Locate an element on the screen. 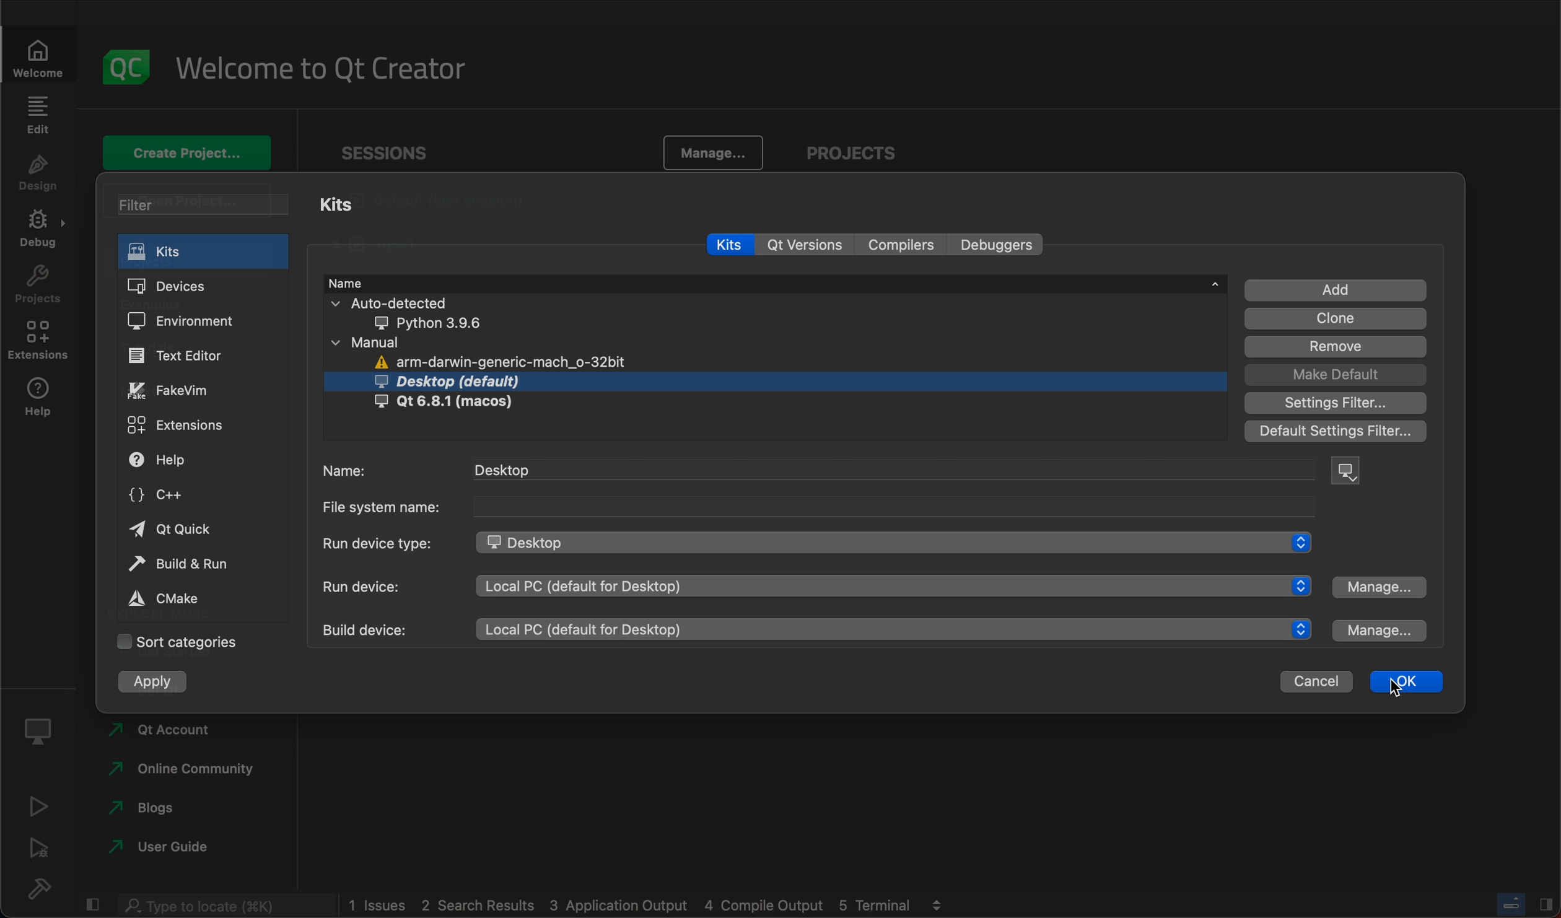 The height and width of the screenshot is (918, 1561). Qt 6.8.1 (macos) is located at coordinates (473, 404).